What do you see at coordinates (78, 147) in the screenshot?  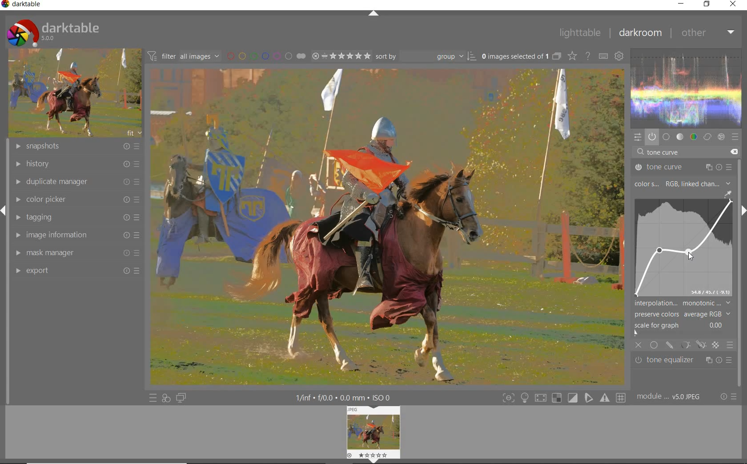 I see `snapshots` at bounding box center [78, 147].